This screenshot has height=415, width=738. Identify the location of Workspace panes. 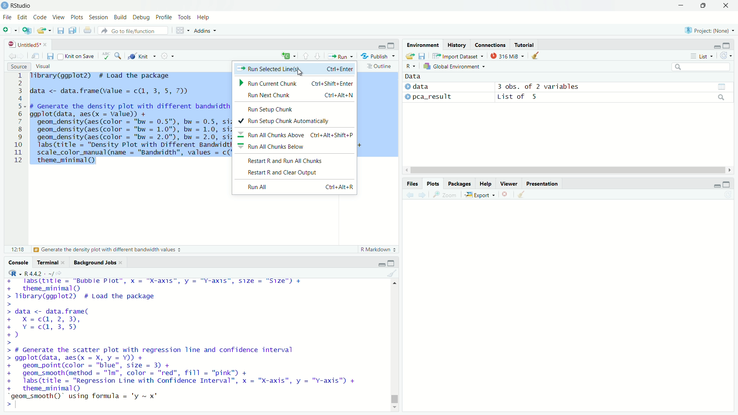
(183, 30).